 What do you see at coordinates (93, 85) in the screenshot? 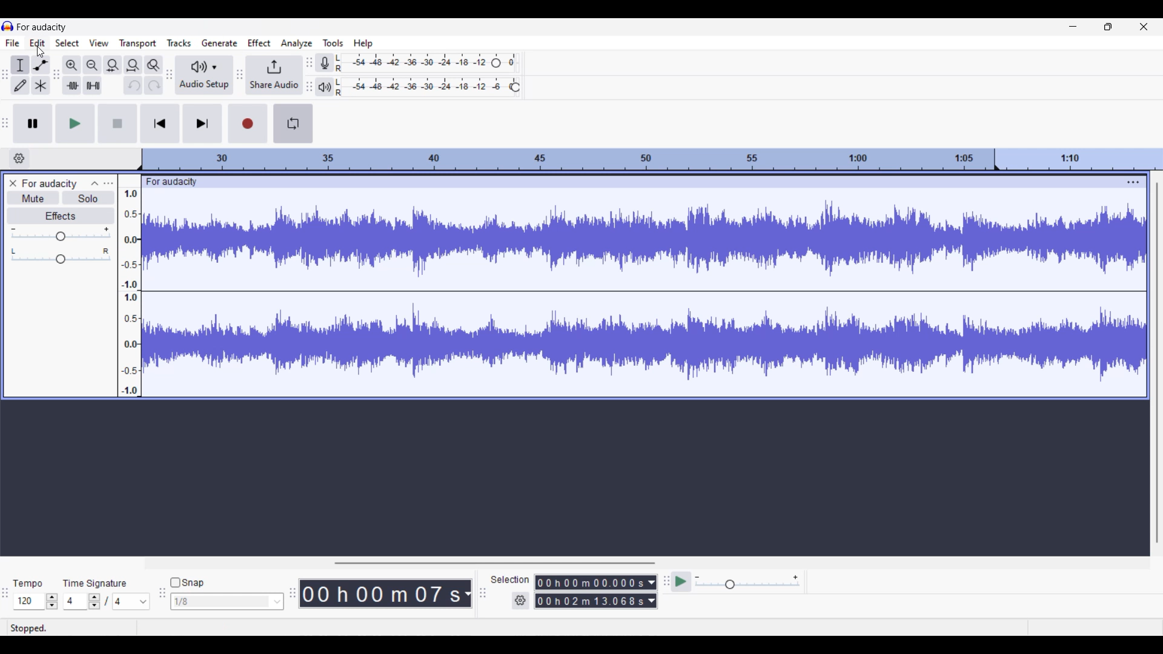
I see `Silence audio selection` at bounding box center [93, 85].